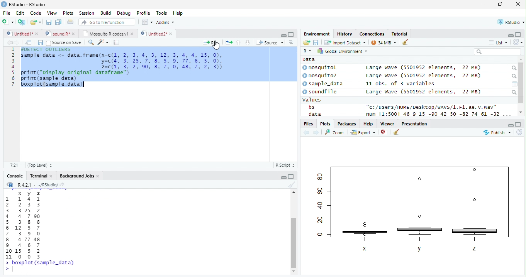 The image size is (526, 277). Describe the element at coordinates (325, 124) in the screenshot. I see `Plots` at that location.